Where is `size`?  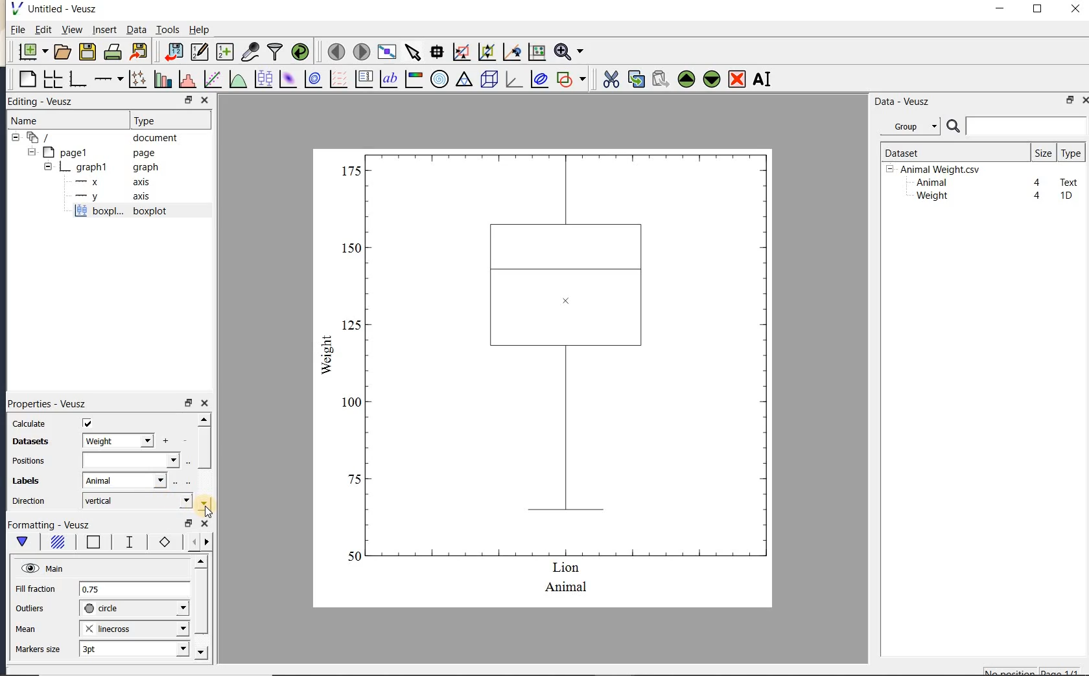
size is located at coordinates (1043, 152).